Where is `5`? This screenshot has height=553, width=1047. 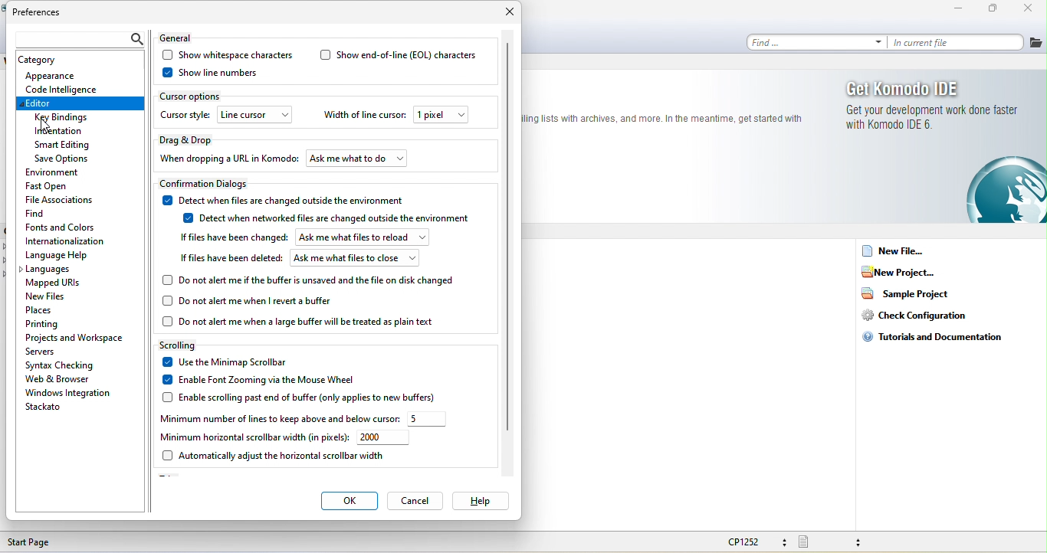
5 is located at coordinates (428, 419).